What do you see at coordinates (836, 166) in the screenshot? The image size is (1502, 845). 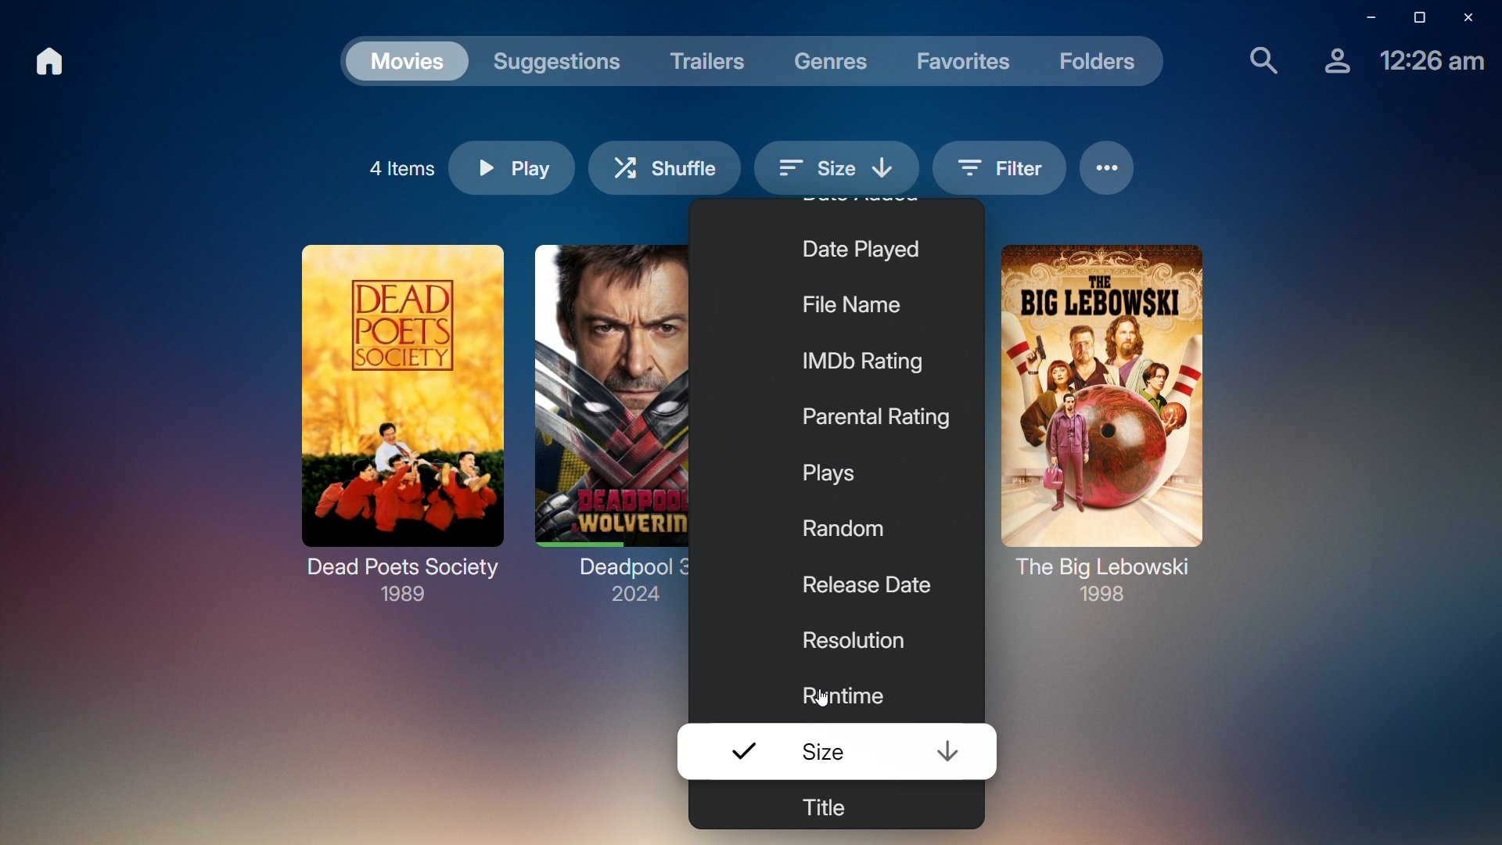 I see `Size` at bounding box center [836, 166].